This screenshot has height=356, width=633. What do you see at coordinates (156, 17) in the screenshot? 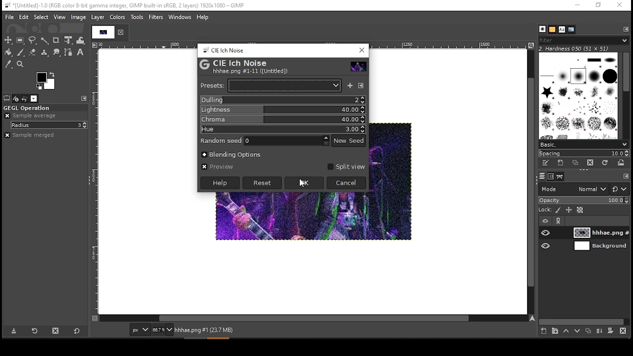
I see `filter` at bounding box center [156, 17].